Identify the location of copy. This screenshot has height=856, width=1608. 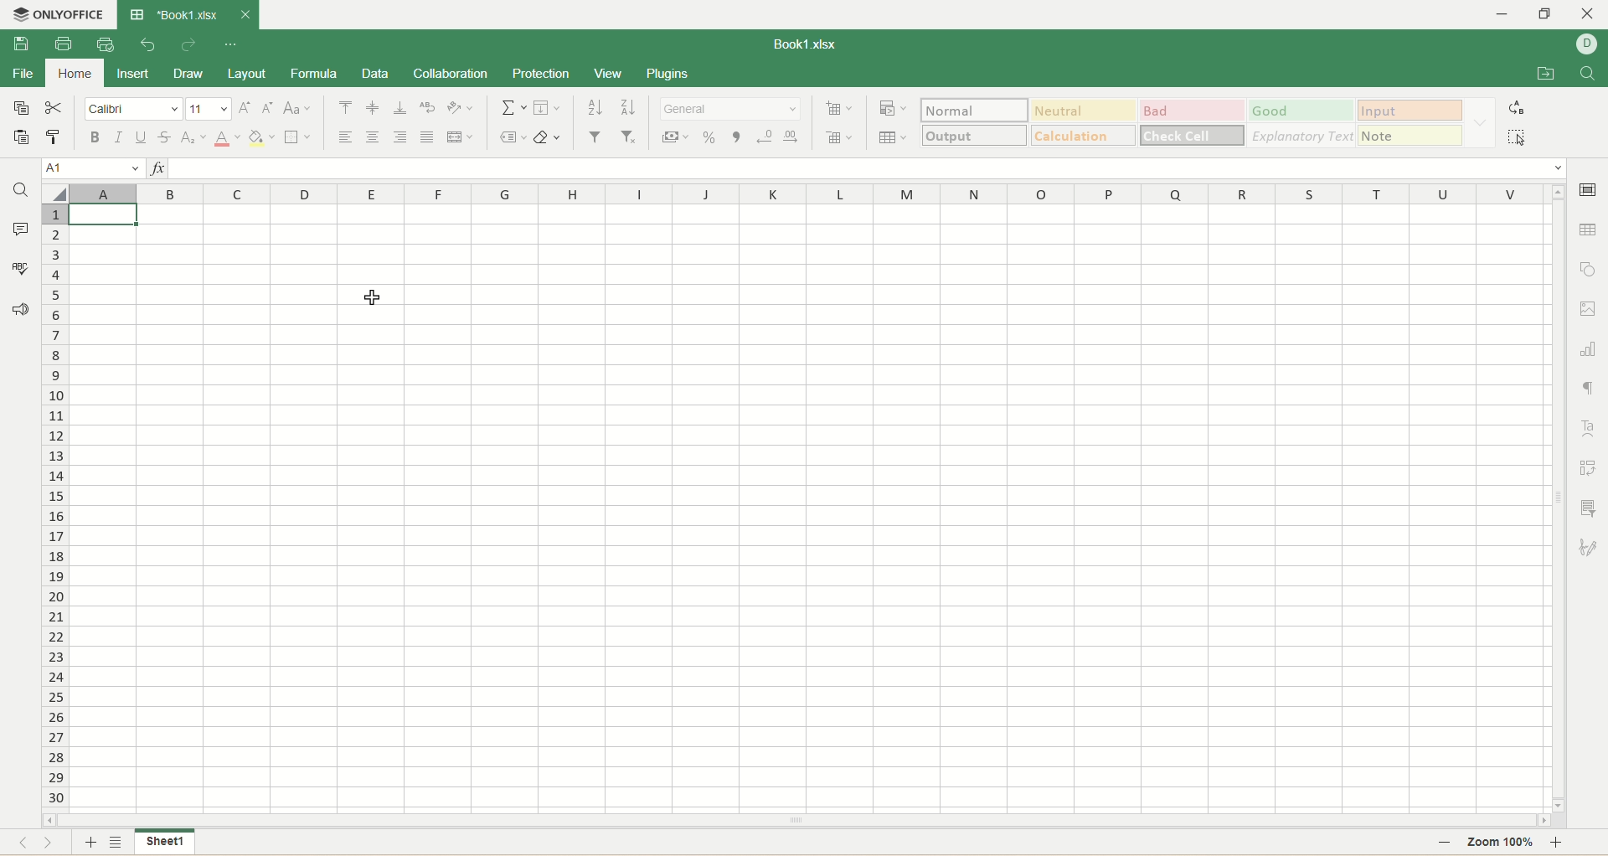
(23, 107).